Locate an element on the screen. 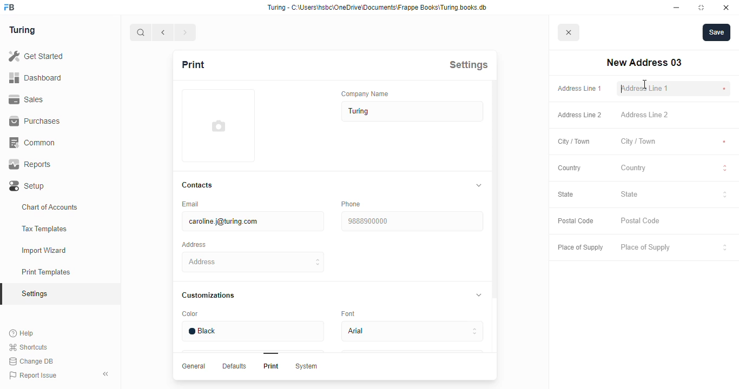  purchases is located at coordinates (35, 121).